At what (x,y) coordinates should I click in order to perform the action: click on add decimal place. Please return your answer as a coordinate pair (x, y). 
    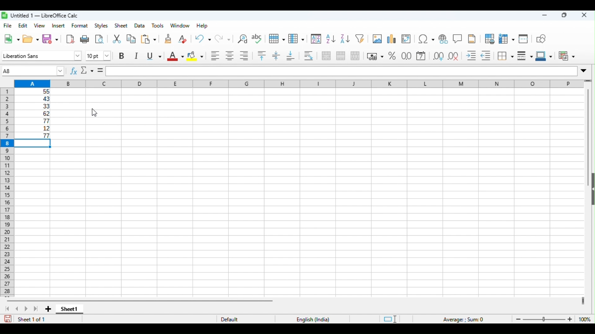
    Looking at the image, I should click on (437, 56).